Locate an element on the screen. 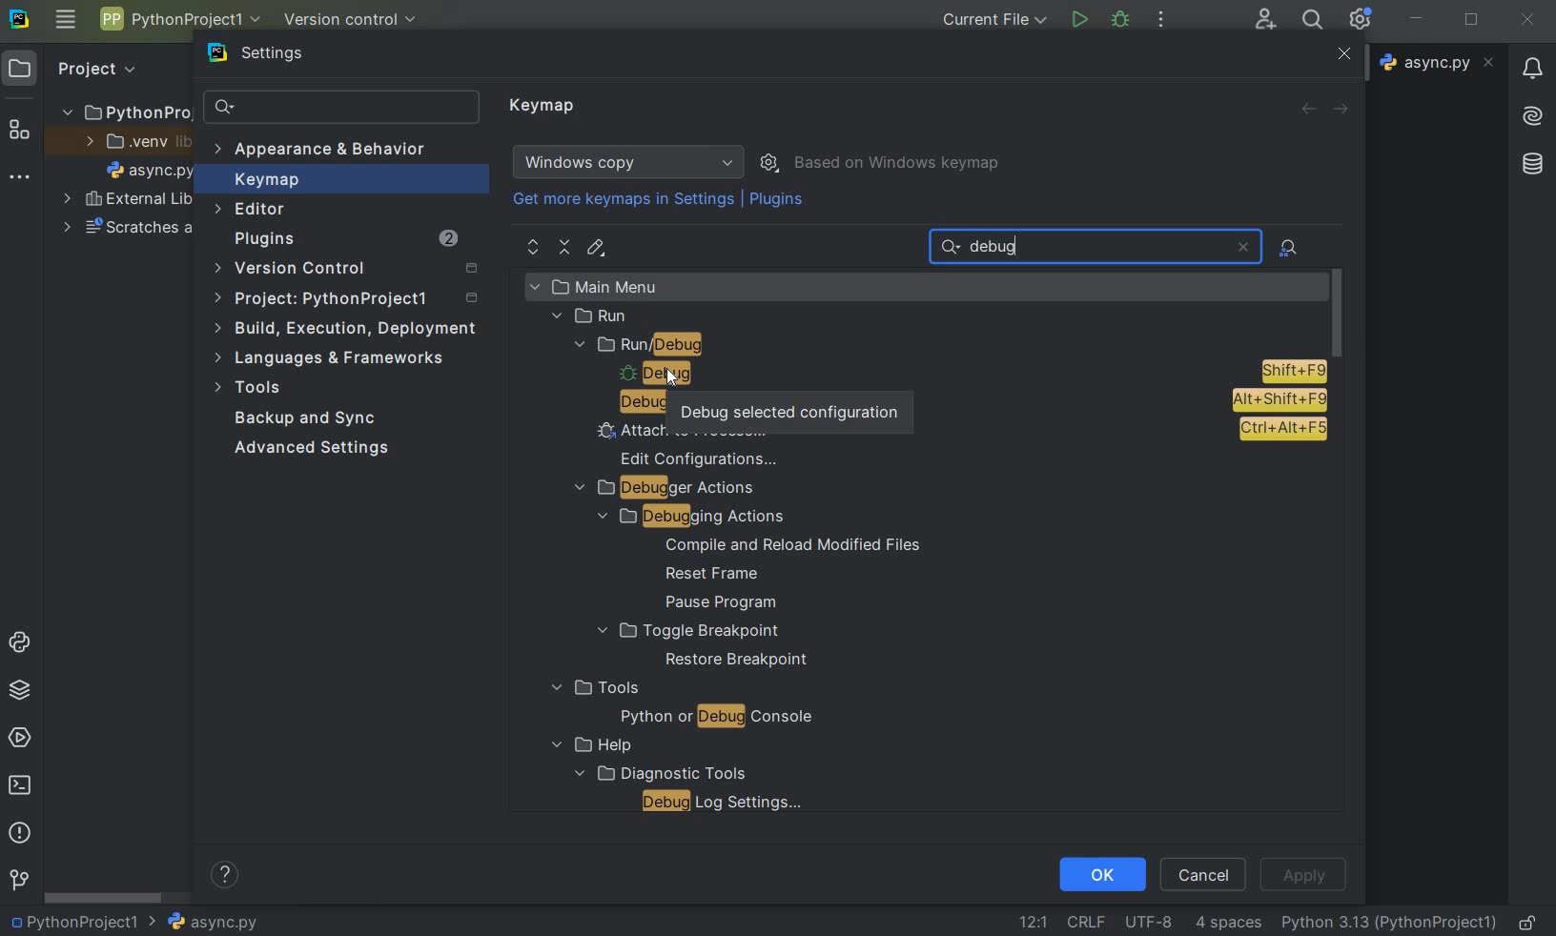 The width and height of the screenshot is (1556, 936). project icon is located at coordinates (20, 67).